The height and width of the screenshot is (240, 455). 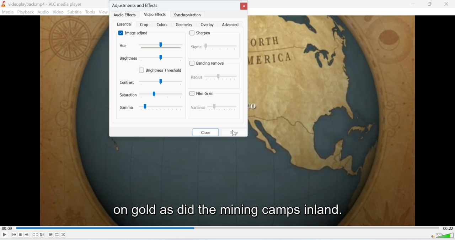 I want to click on image adjust, so click(x=135, y=33).